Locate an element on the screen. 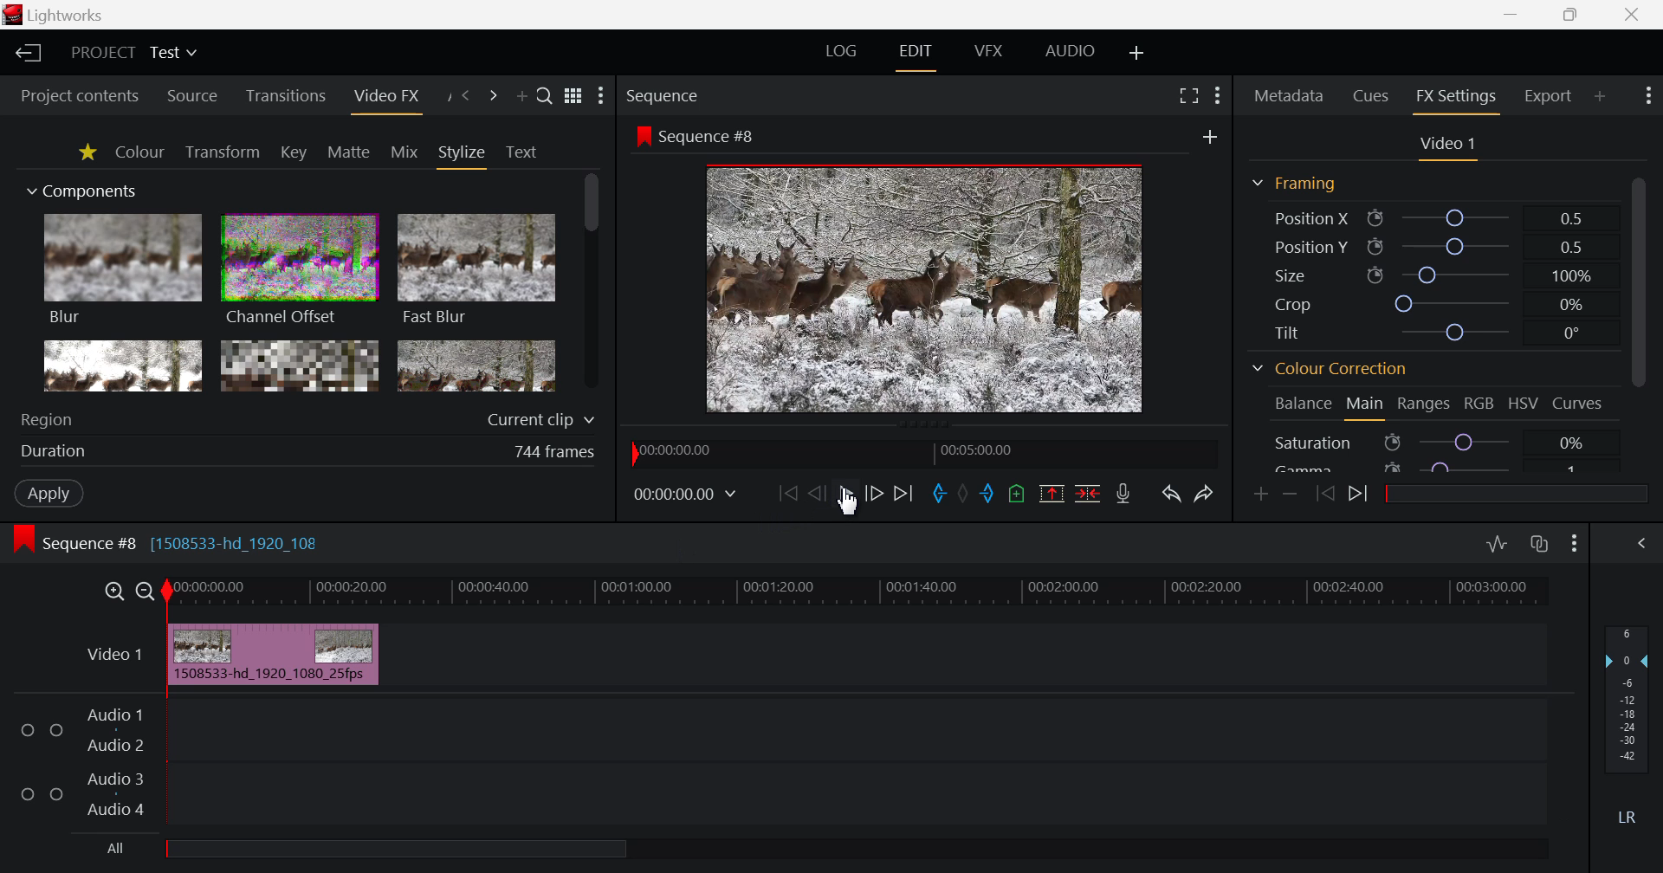 This screenshot has height=873, width=1663. Show Settings is located at coordinates (1575, 546).